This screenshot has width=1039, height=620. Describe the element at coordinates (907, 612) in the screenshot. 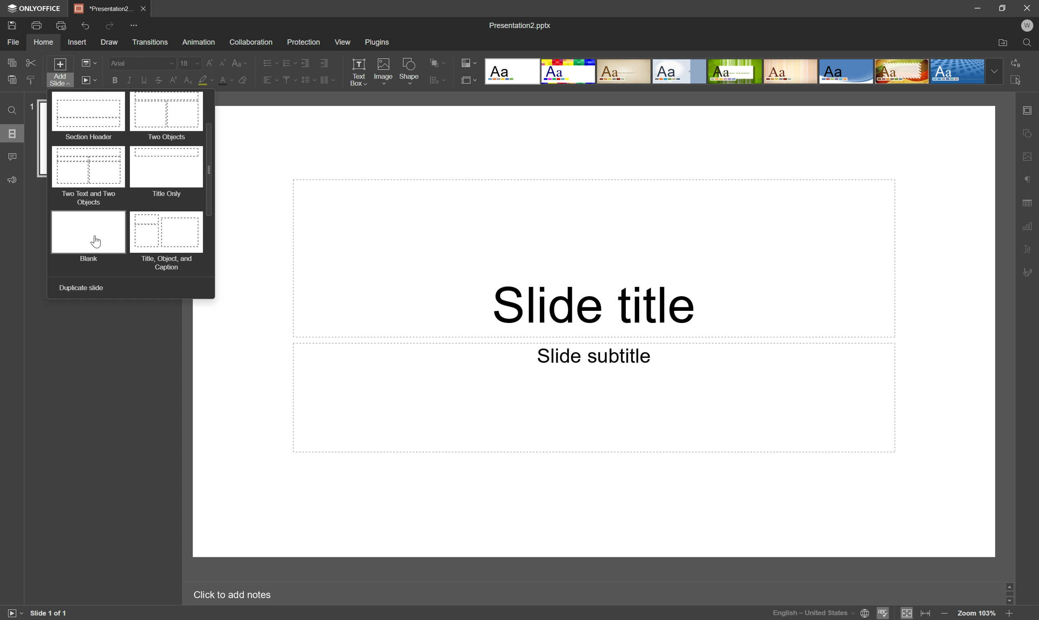

I see `Fit to slide` at that location.